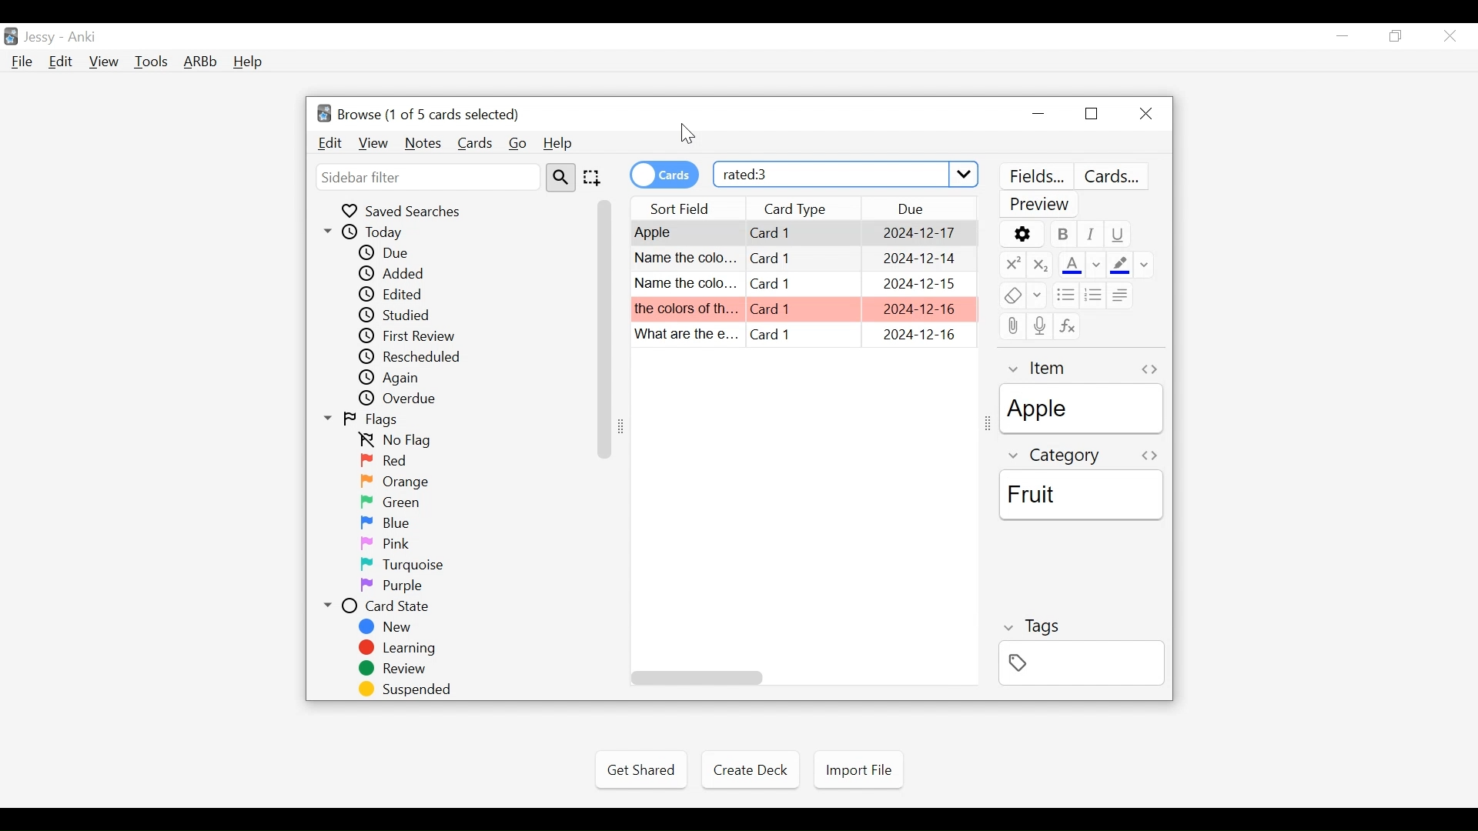 The image size is (1478, 831). Describe the element at coordinates (686, 234) in the screenshot. I see `Card` at that location.